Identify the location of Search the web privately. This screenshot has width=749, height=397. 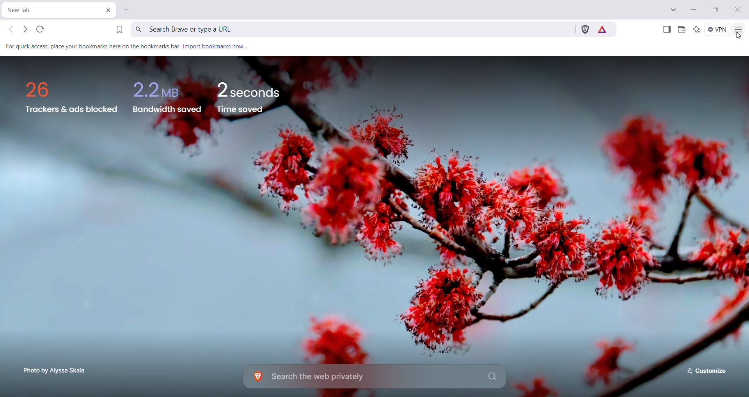
(376, 377).